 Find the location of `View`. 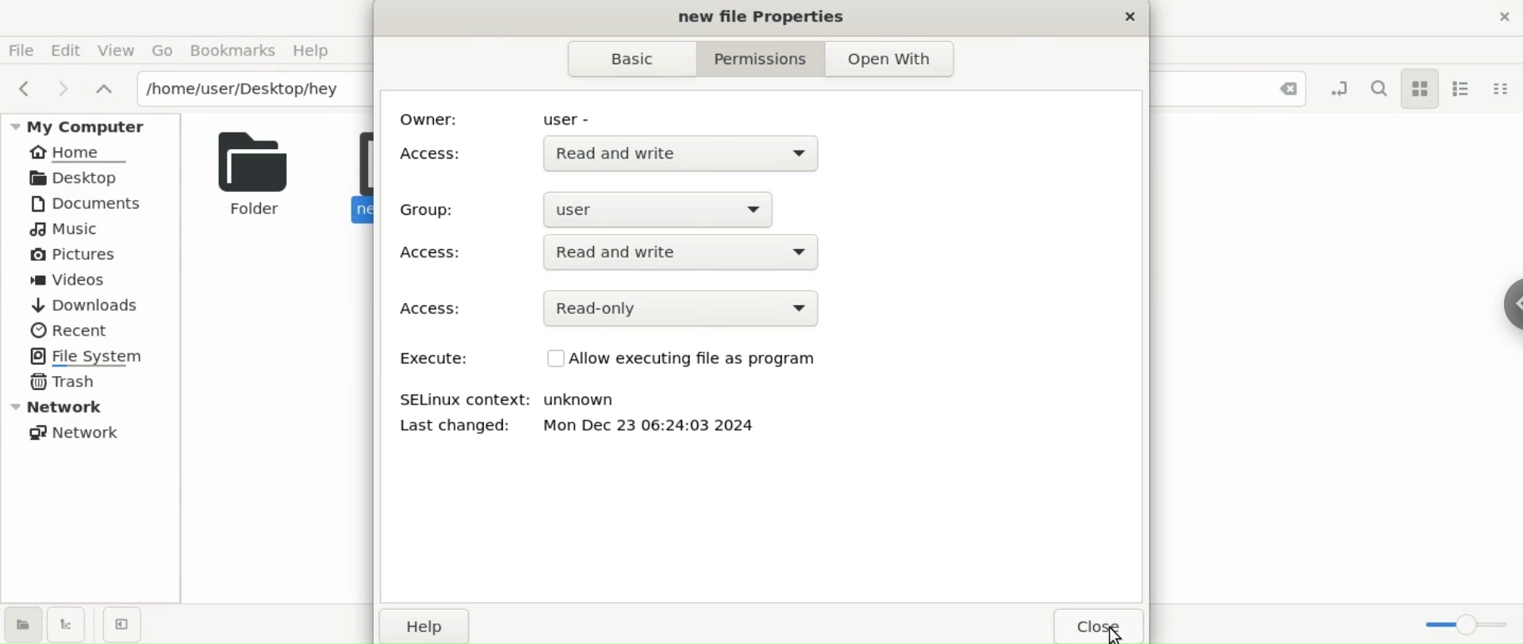

View is located at coordinates (118, 52).